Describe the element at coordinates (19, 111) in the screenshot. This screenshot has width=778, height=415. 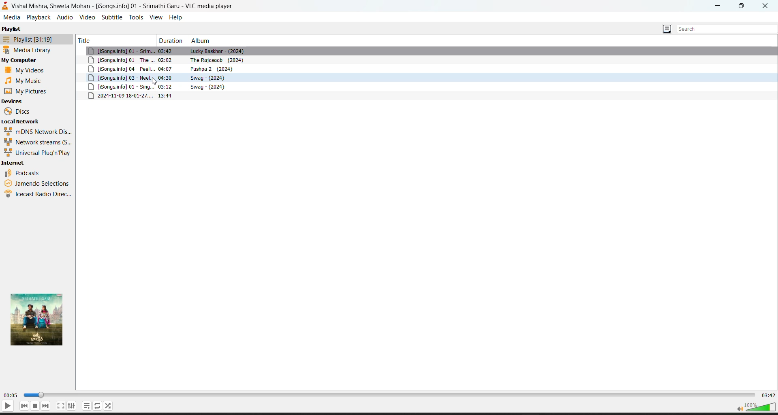
I see `discs` at that location.